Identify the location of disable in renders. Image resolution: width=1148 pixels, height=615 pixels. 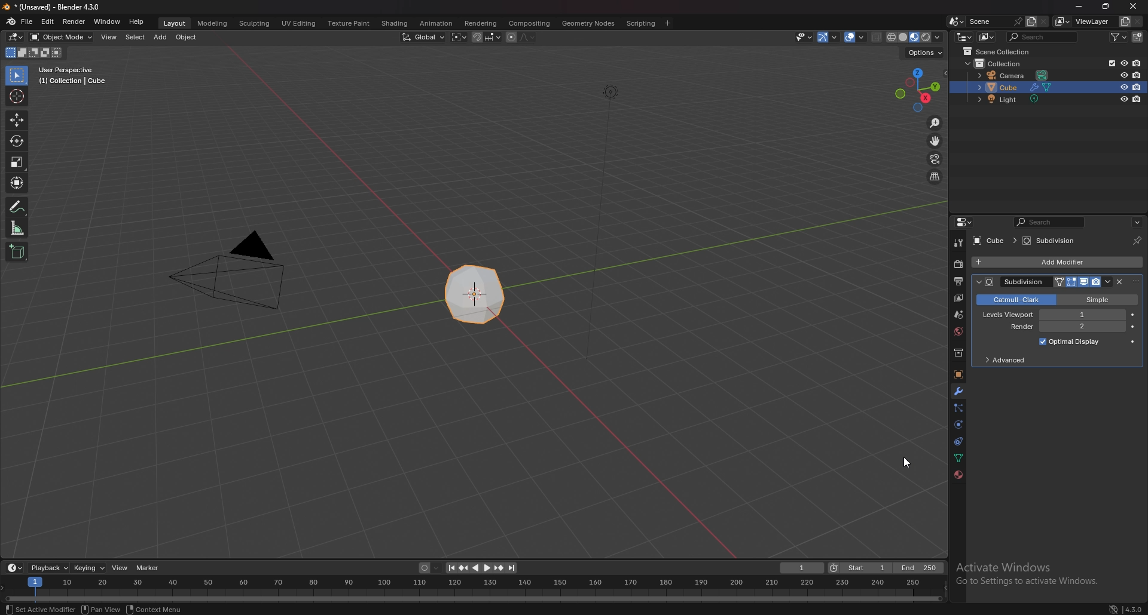
(1137, 63).